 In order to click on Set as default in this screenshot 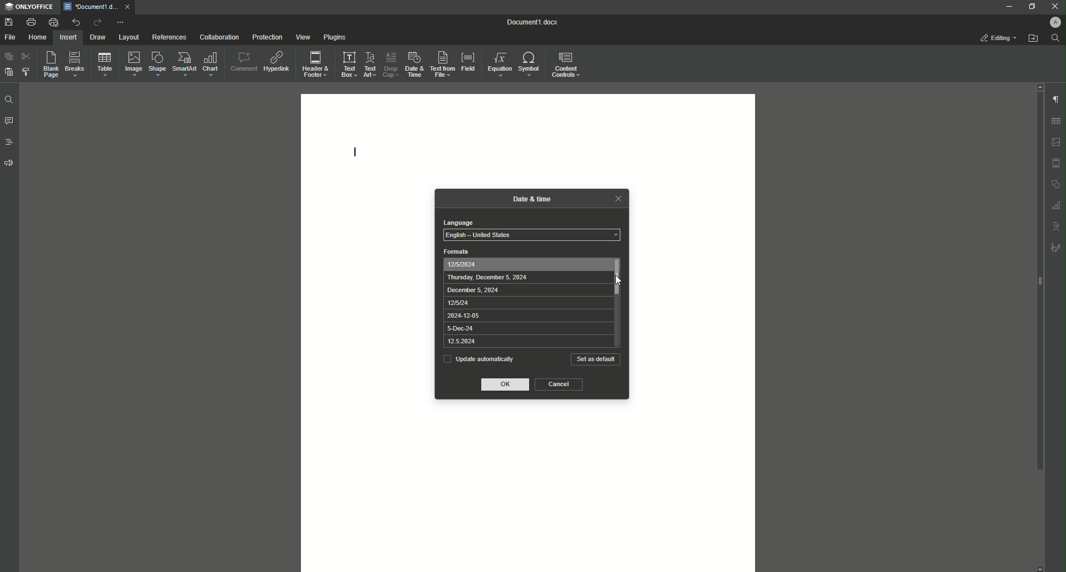, I will do `click(596, 359)`.